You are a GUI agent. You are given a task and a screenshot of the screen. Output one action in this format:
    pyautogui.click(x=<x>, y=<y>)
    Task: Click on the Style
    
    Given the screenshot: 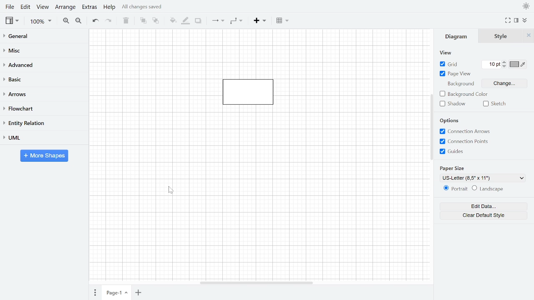 What is the action you would take?
    pyautogui.click(x=500, y=36)
    